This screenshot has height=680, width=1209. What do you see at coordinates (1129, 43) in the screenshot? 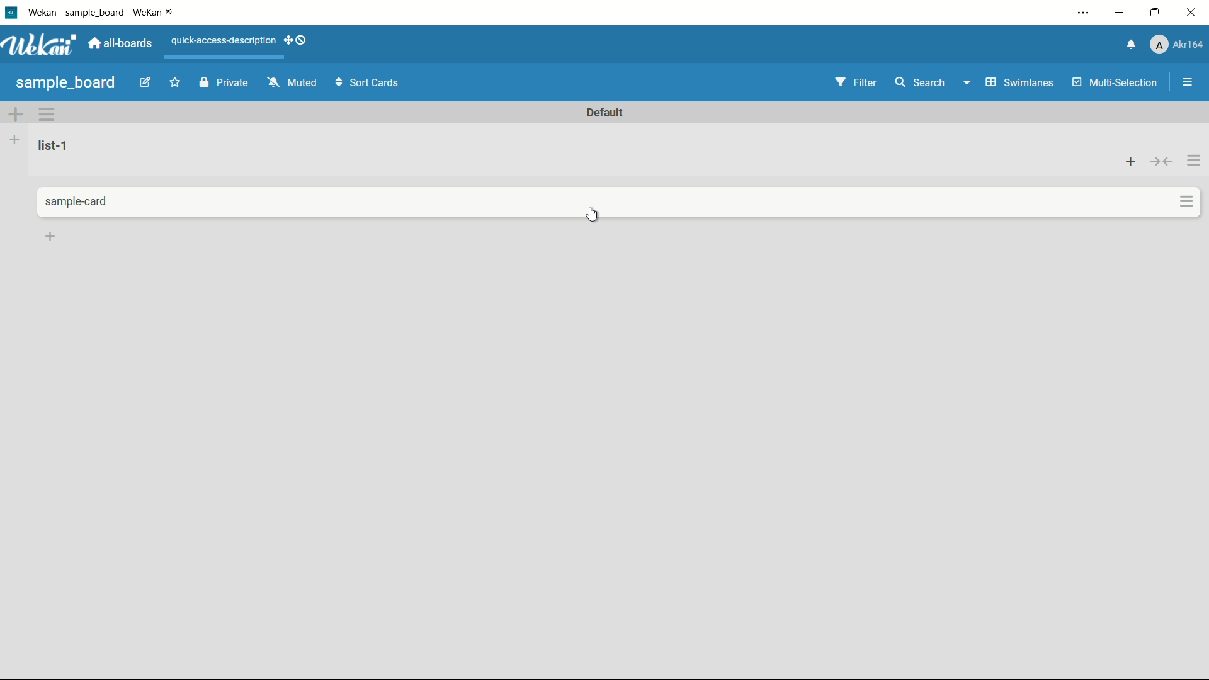
I see `notifications` at bounding box center [1129, 43].